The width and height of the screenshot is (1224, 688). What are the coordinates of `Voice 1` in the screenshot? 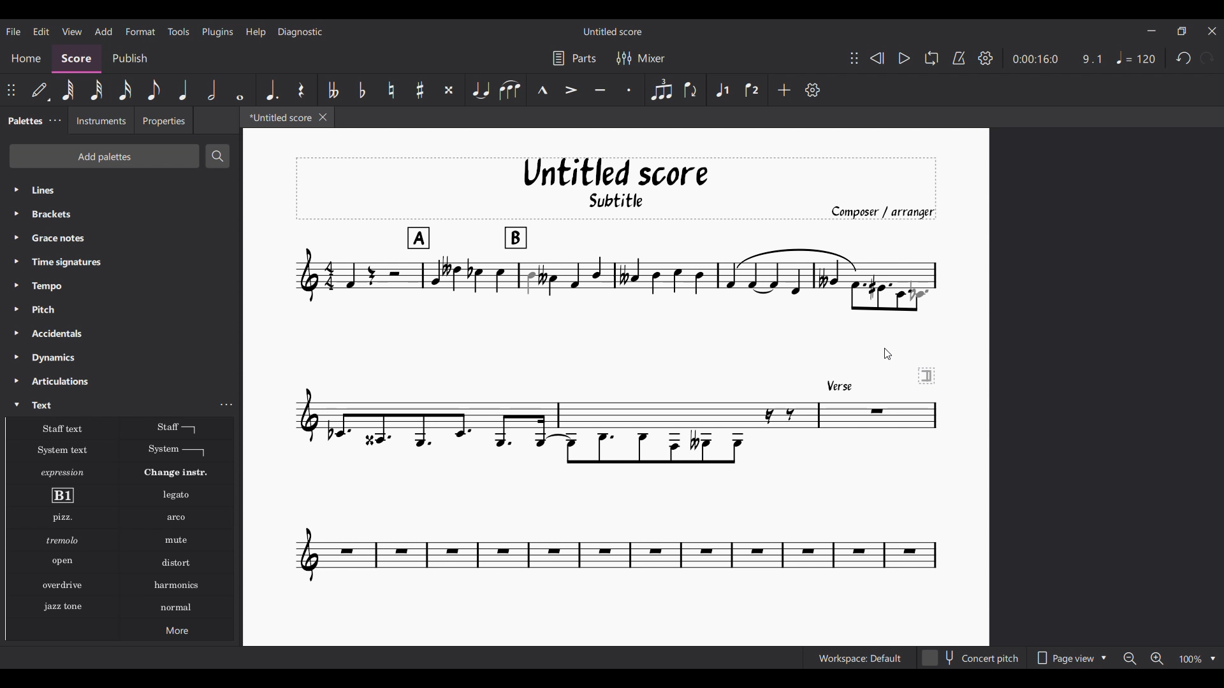 It's located at (723, 90).